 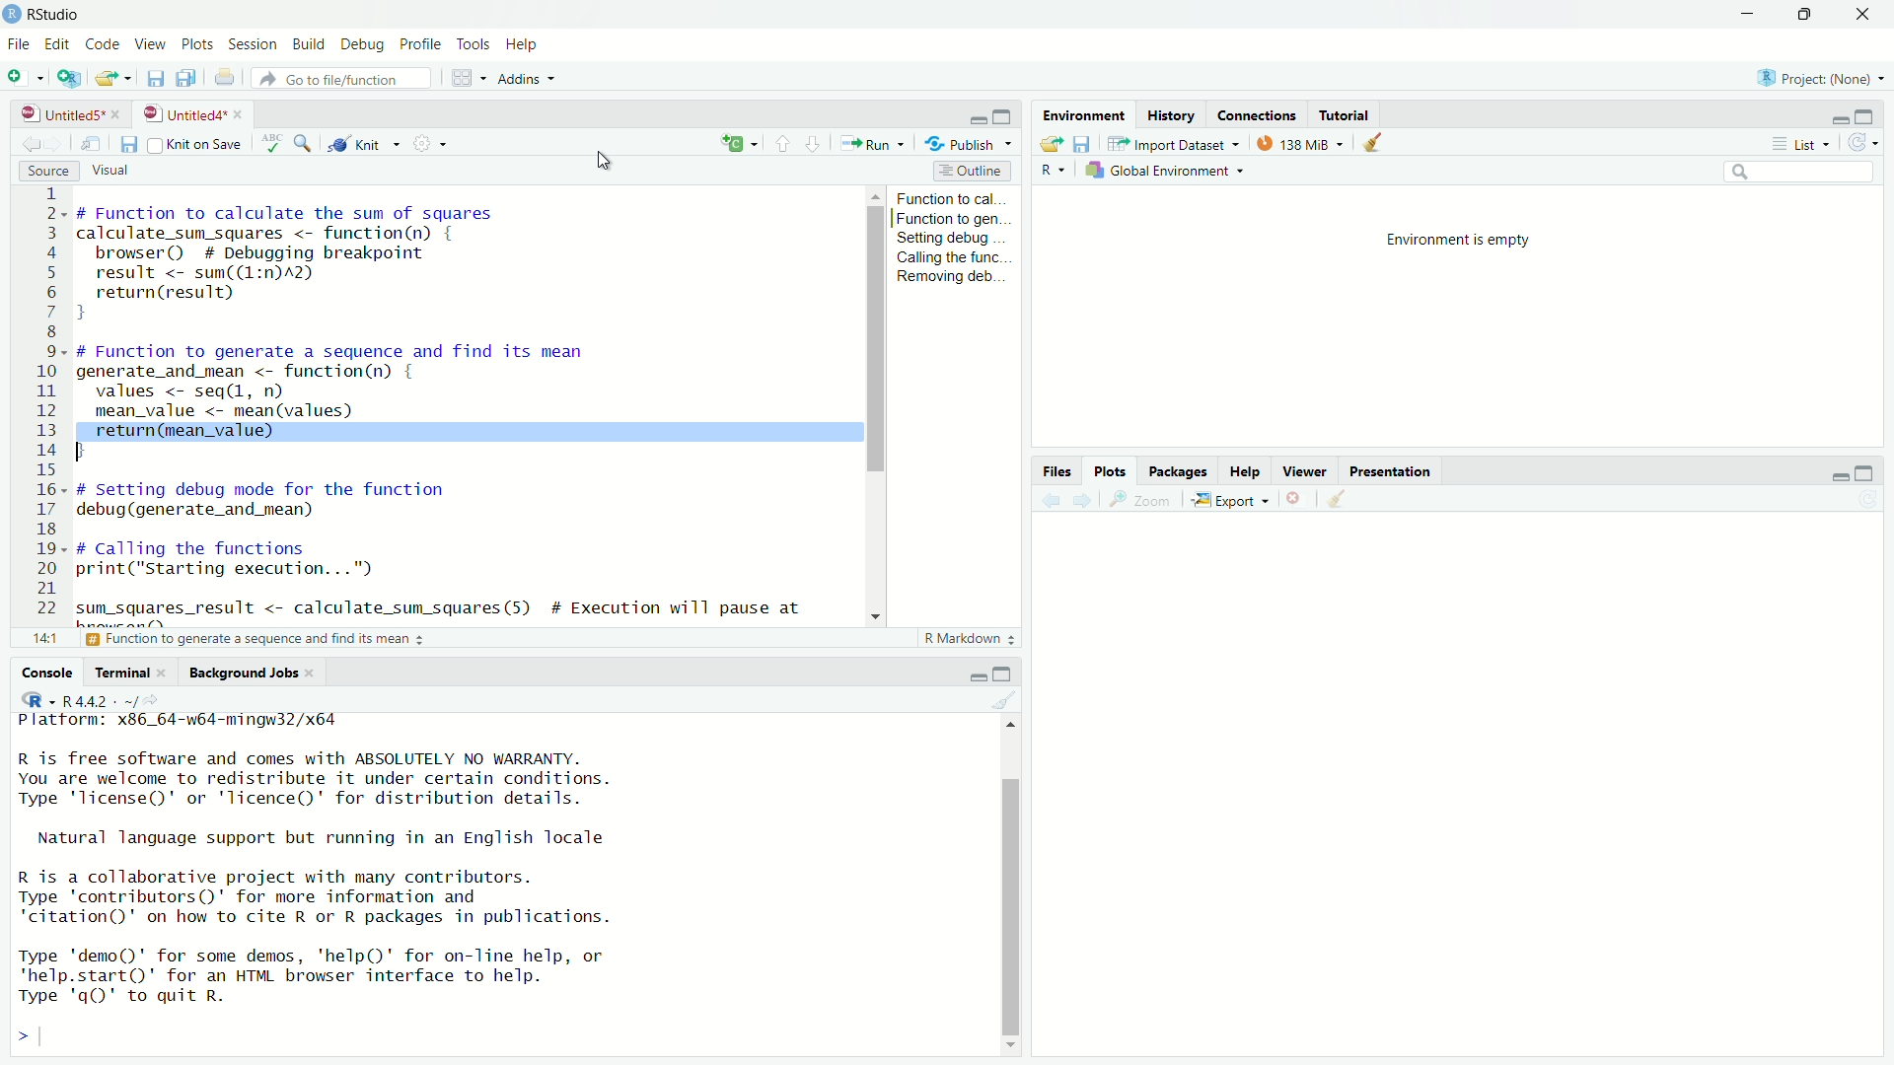 What do you see at coordinates (1340, 499) in the screenshot?
I see `clear all plots` at bounding box center [1340, 499].